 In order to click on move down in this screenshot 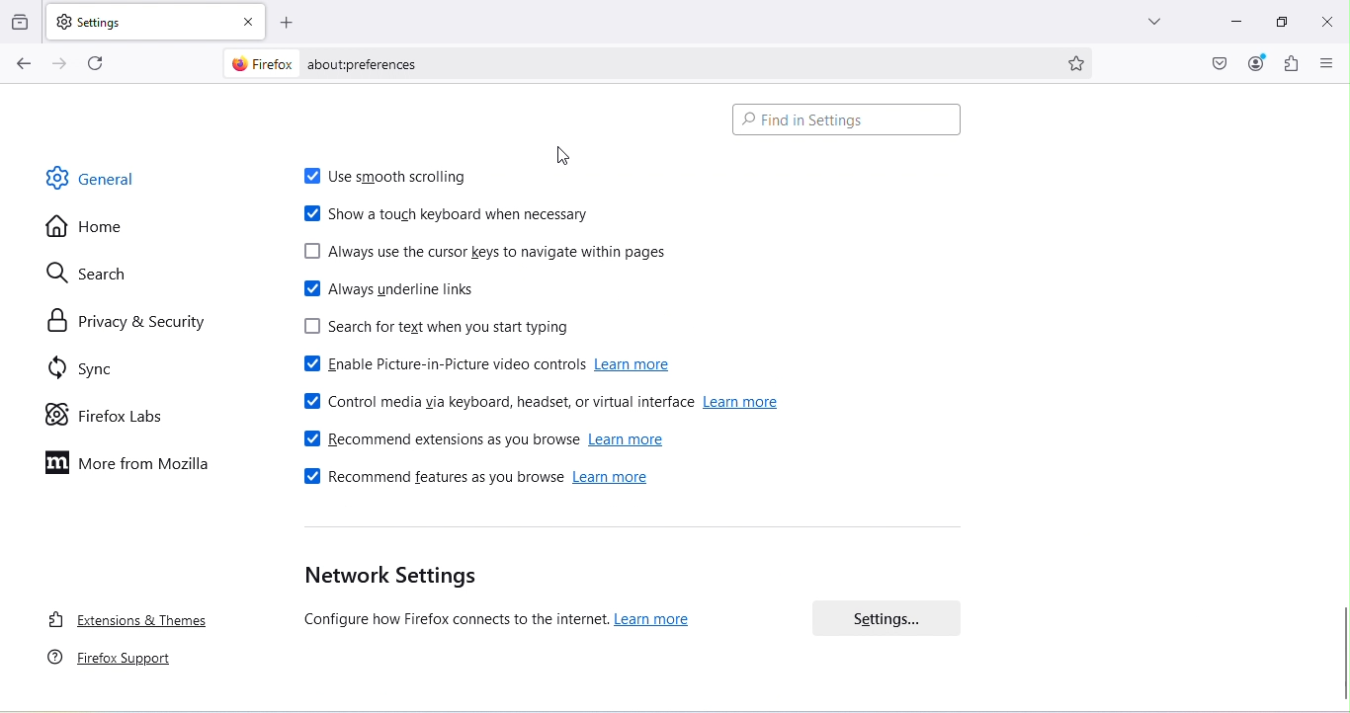, I will do `click(1341, 706)`.